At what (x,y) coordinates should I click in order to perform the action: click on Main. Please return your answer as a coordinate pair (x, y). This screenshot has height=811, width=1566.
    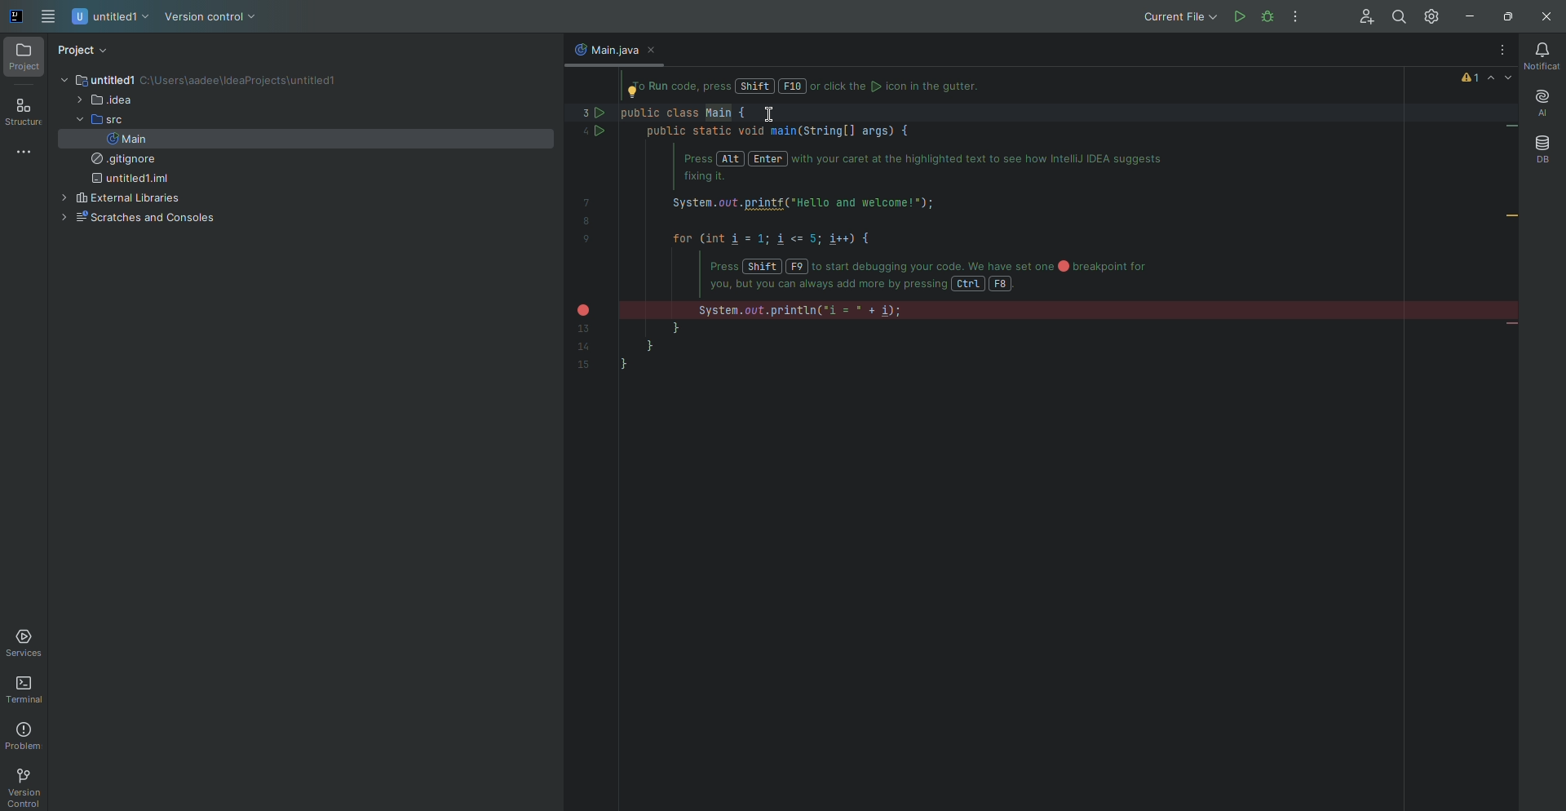
    Looking at the image, I should click on (126, 139).